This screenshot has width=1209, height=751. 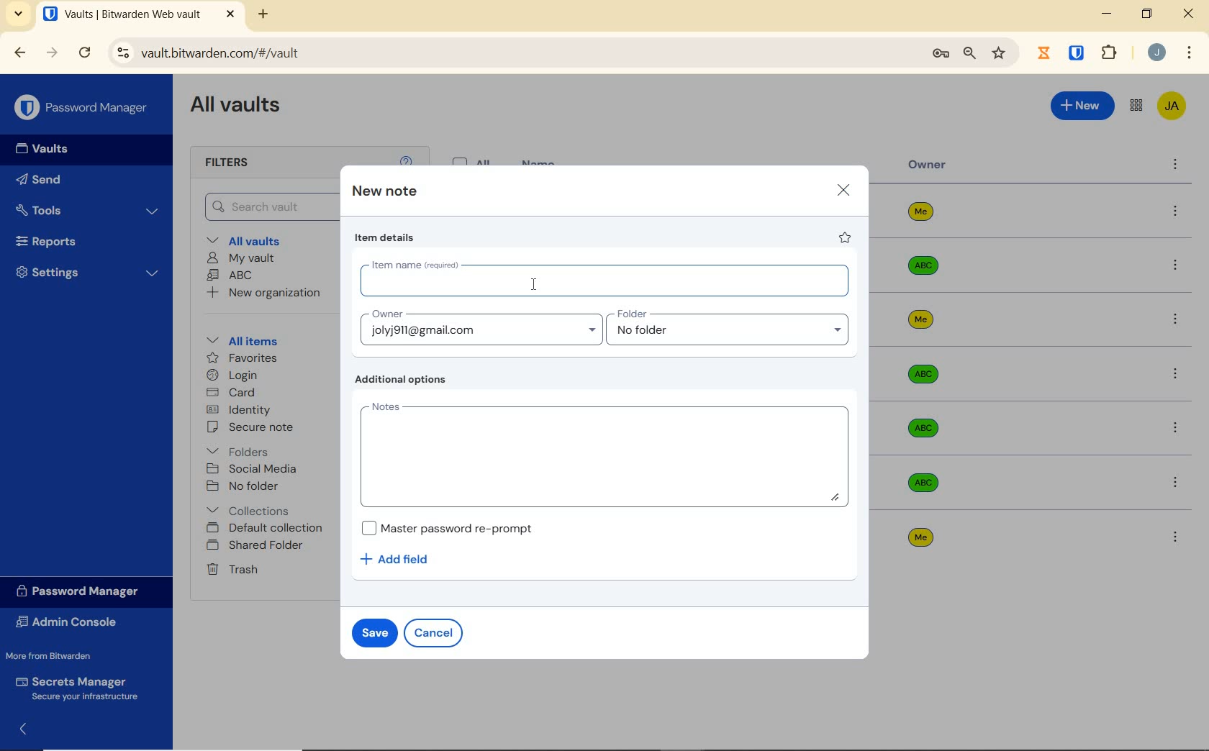 I want to click on SOCIAL MEDIA, so click(x=255, y=469).